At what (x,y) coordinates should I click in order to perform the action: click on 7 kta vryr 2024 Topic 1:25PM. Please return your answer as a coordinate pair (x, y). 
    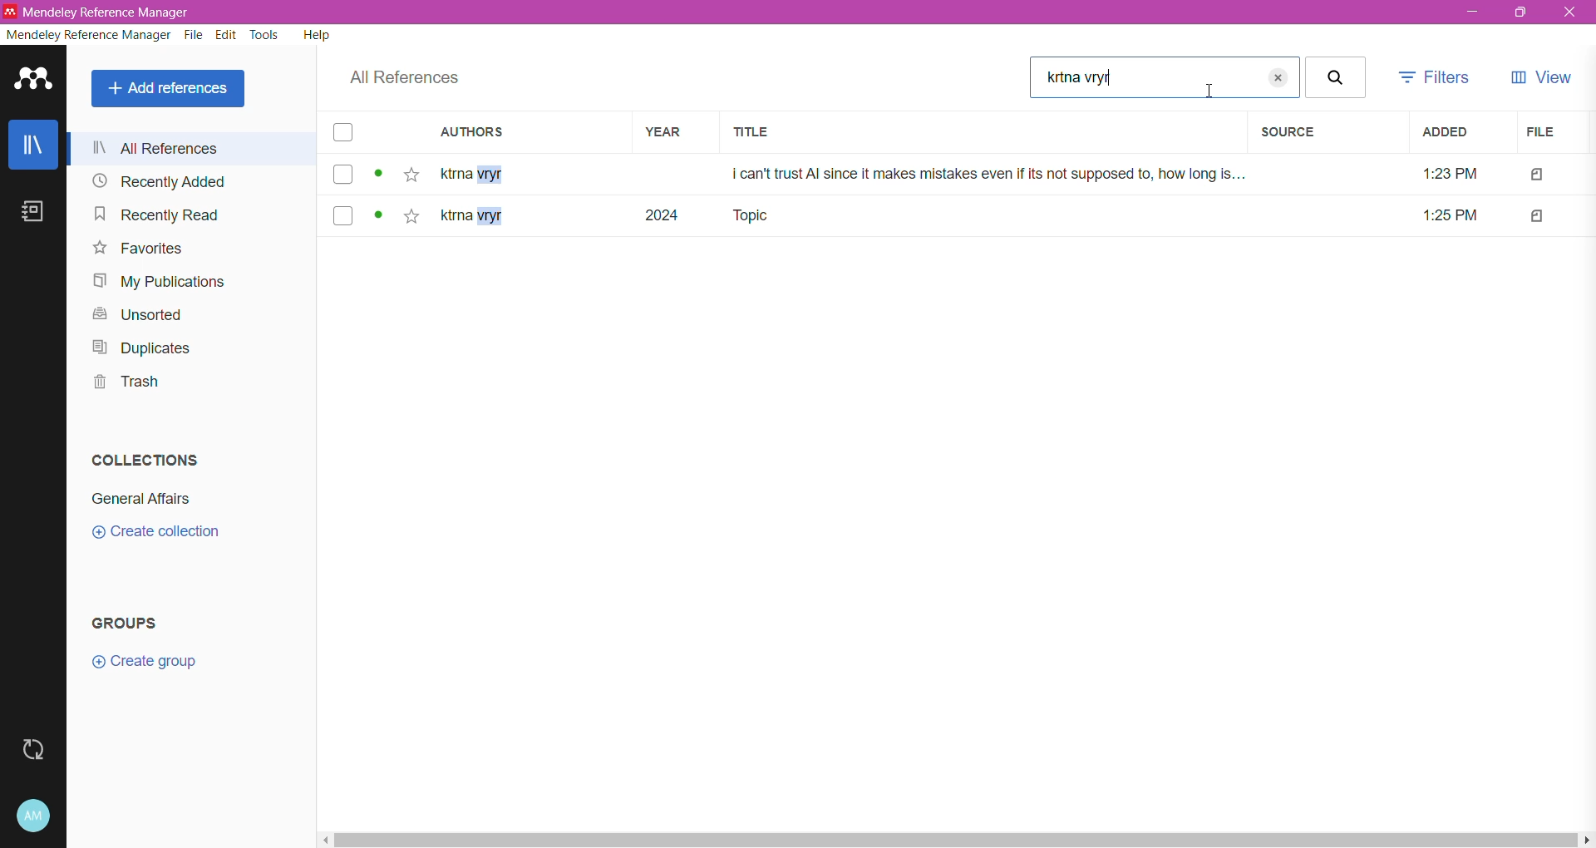
    Looking at the image, I should click on (963, 215).